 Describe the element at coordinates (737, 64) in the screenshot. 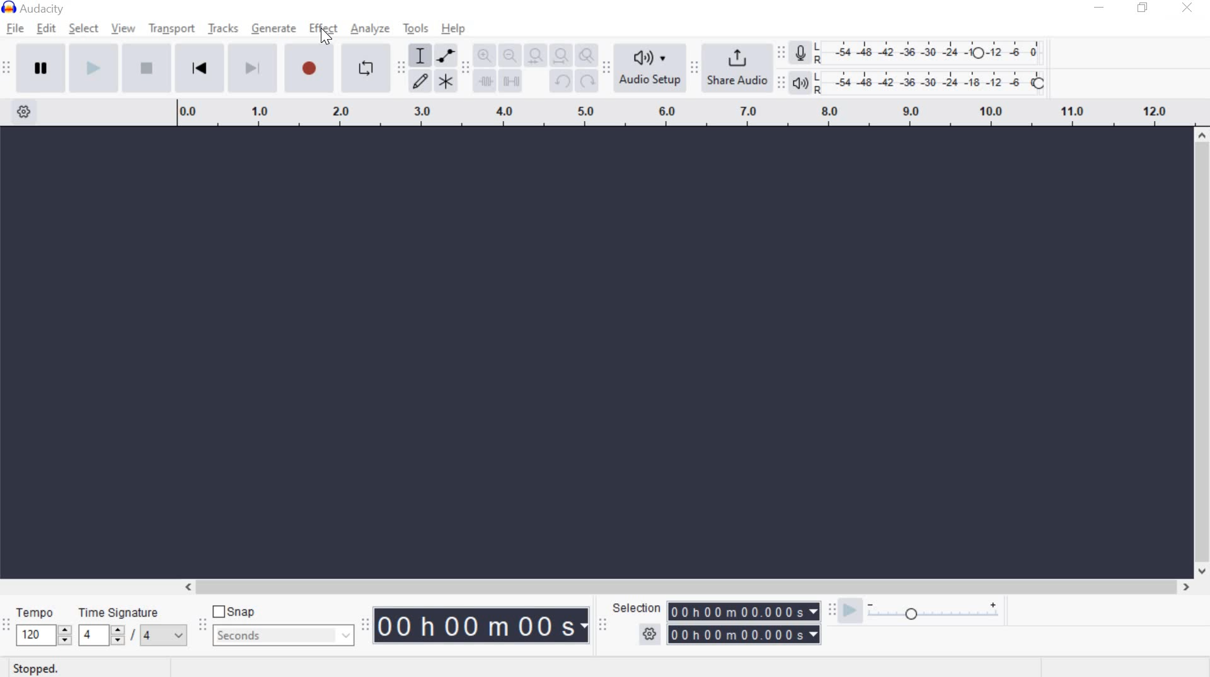

I see `share audio` at that location.